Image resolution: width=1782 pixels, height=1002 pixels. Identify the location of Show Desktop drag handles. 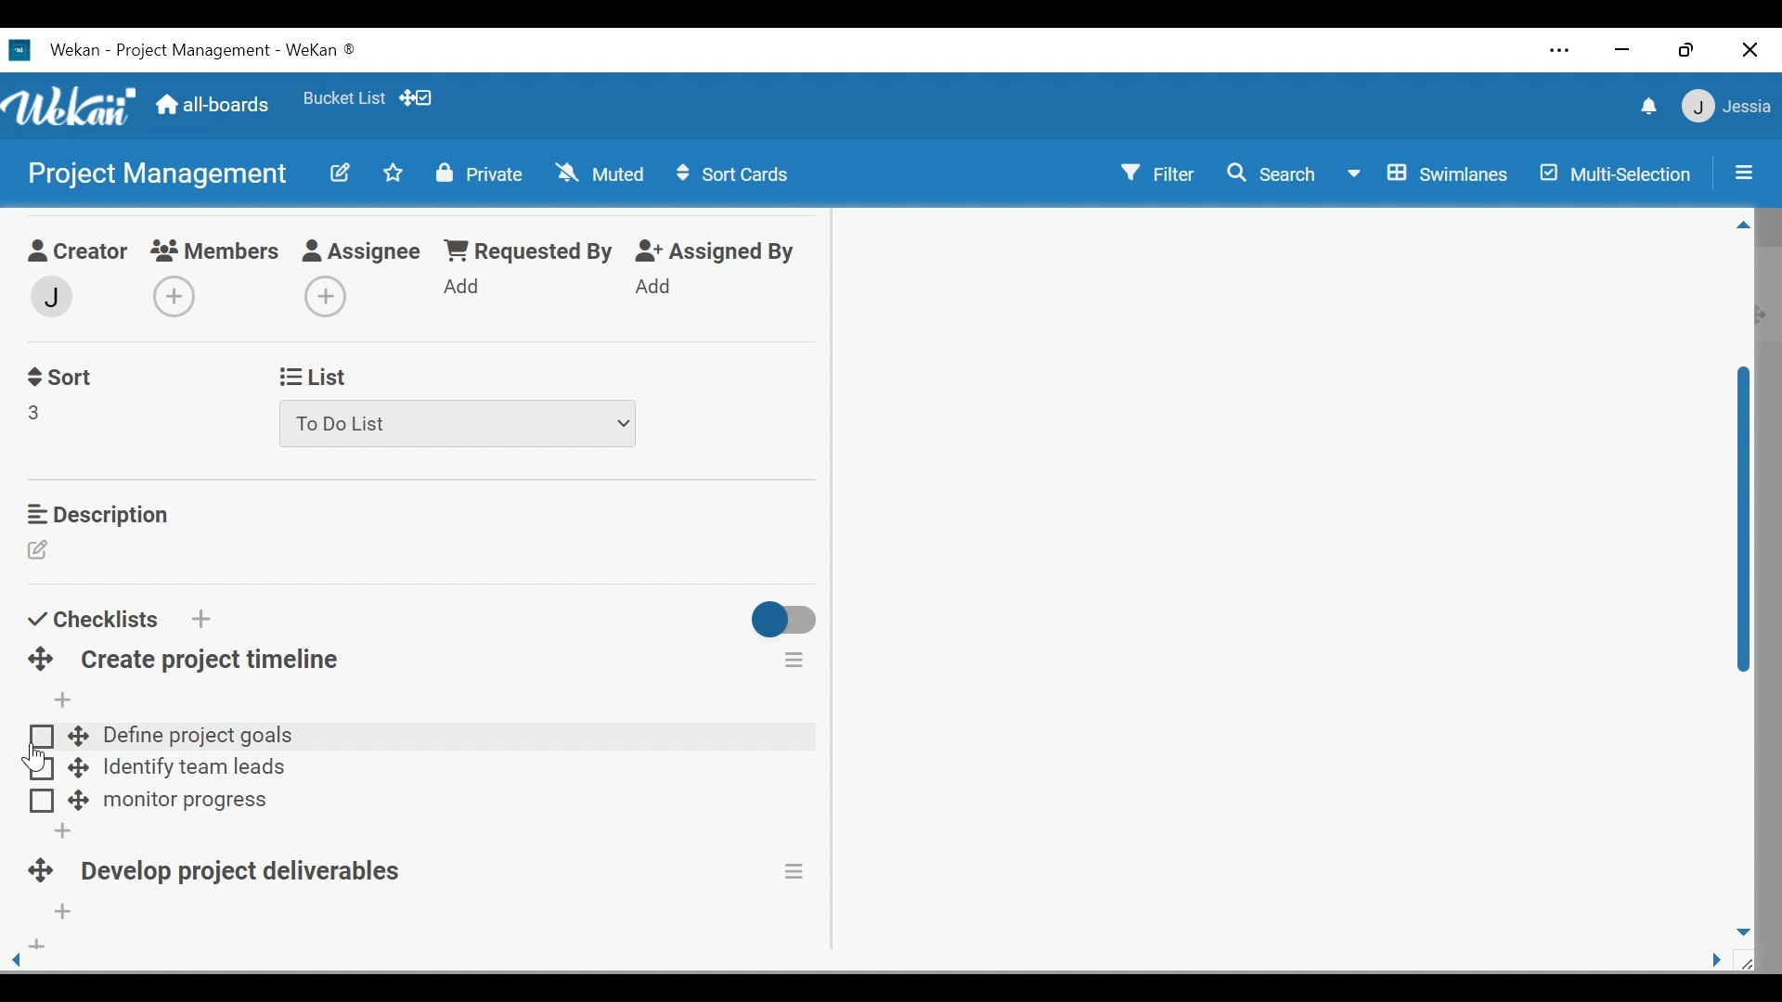
(417, 98).